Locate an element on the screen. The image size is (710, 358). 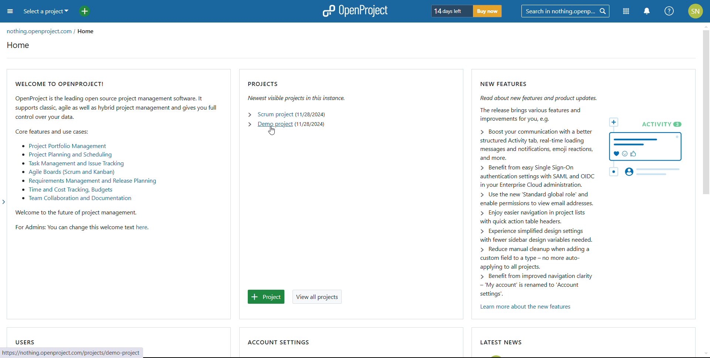
select a project is located at coordinates (45, 11).